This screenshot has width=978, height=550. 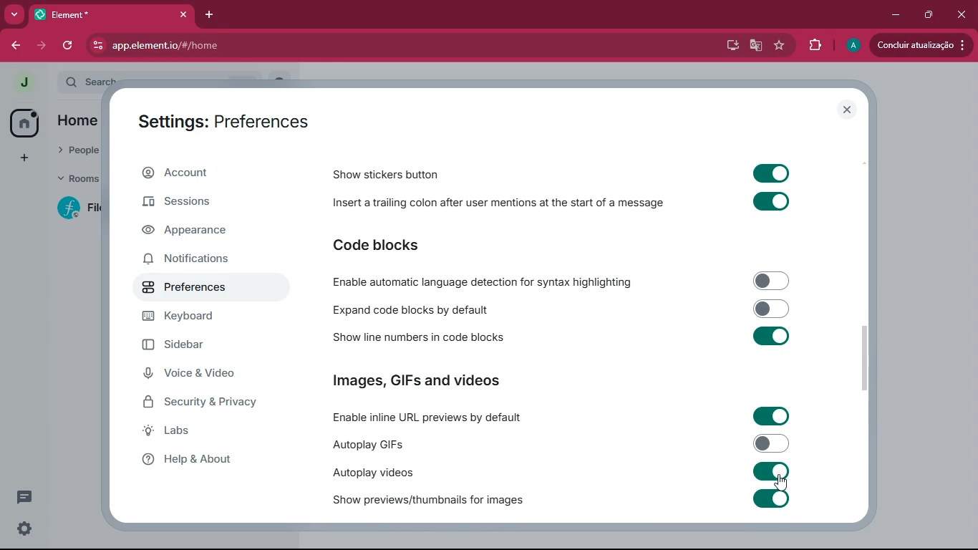 What do you see at coordinates (19, 45) in the screenshot?
I see `back` at bounding box center [19, 45].